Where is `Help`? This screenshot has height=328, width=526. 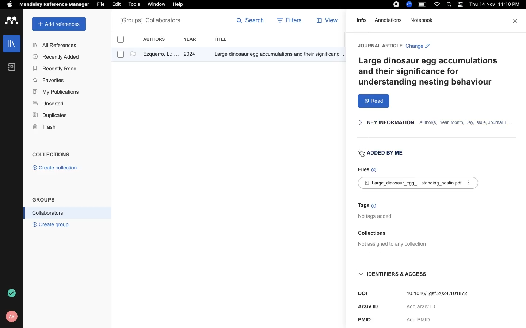
Help is located at coordinates (177, 5).